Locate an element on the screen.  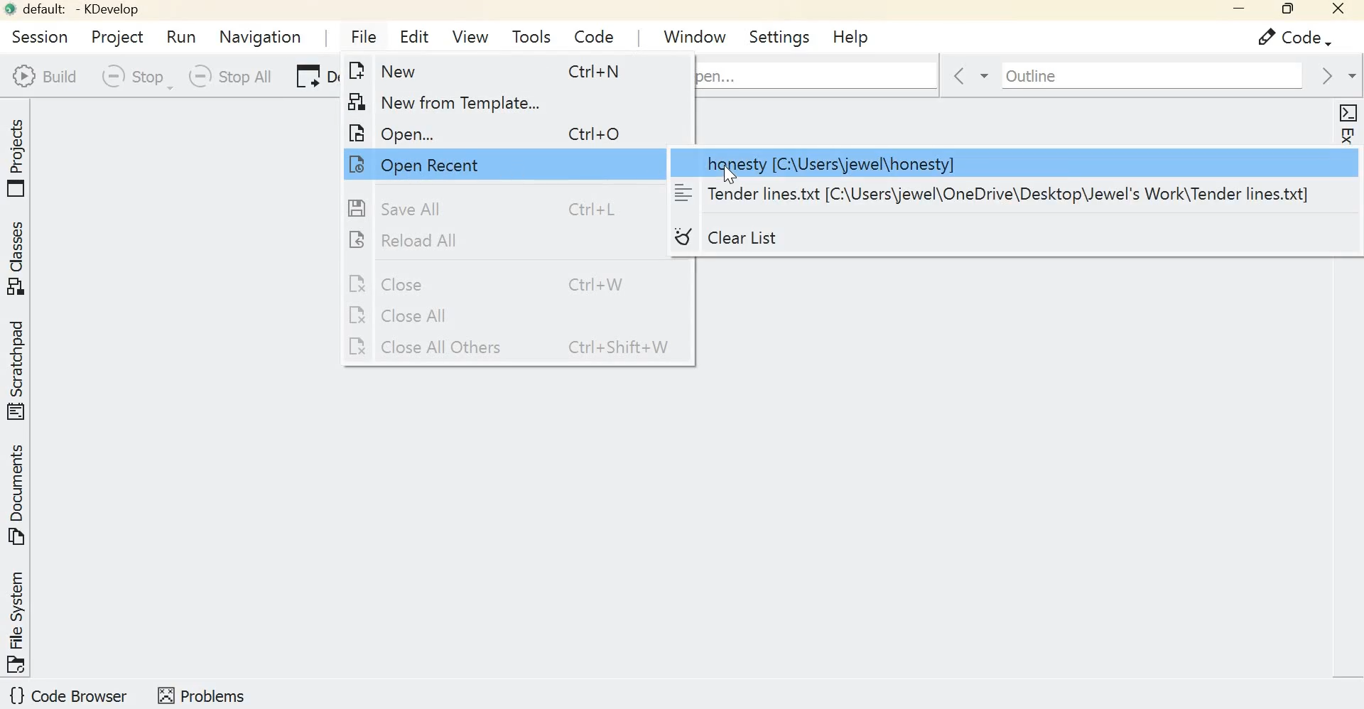
Open is located at coordinates (494, 131).